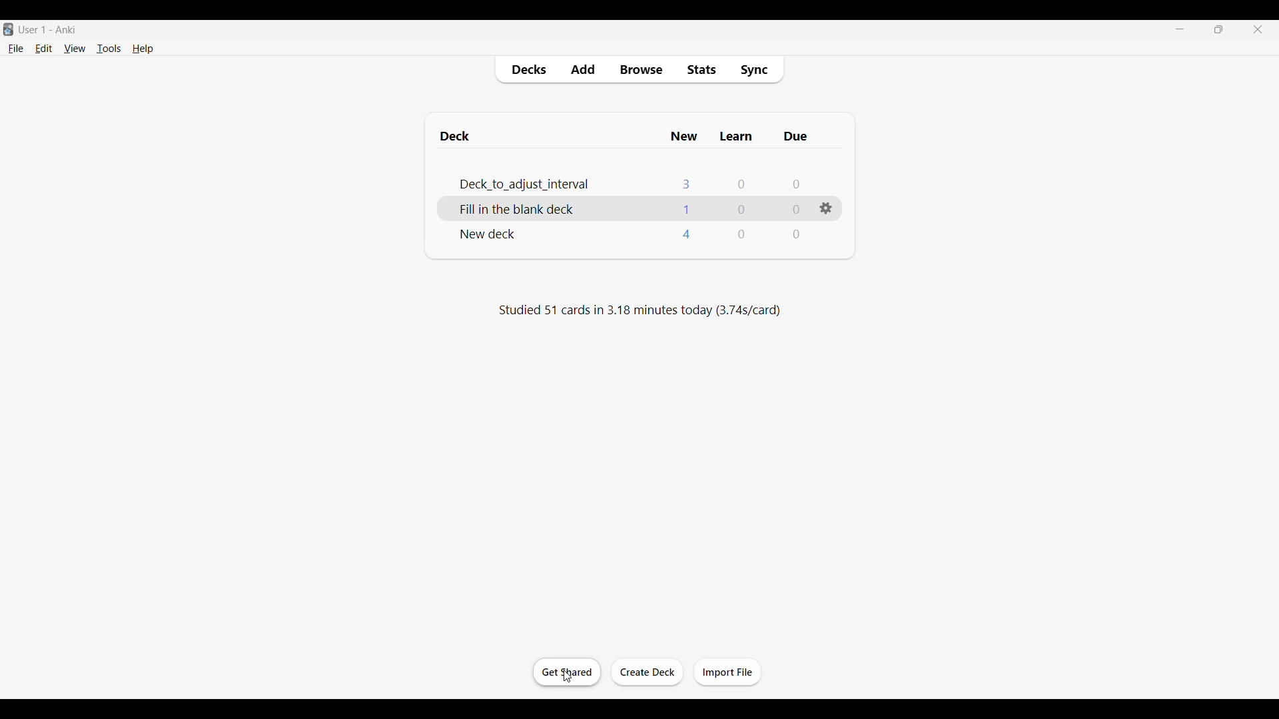 The height and width of the screenshot is (719, 1279). Describe the element at coordinates (685, 209) in the screenshot. I see `al` at that location.